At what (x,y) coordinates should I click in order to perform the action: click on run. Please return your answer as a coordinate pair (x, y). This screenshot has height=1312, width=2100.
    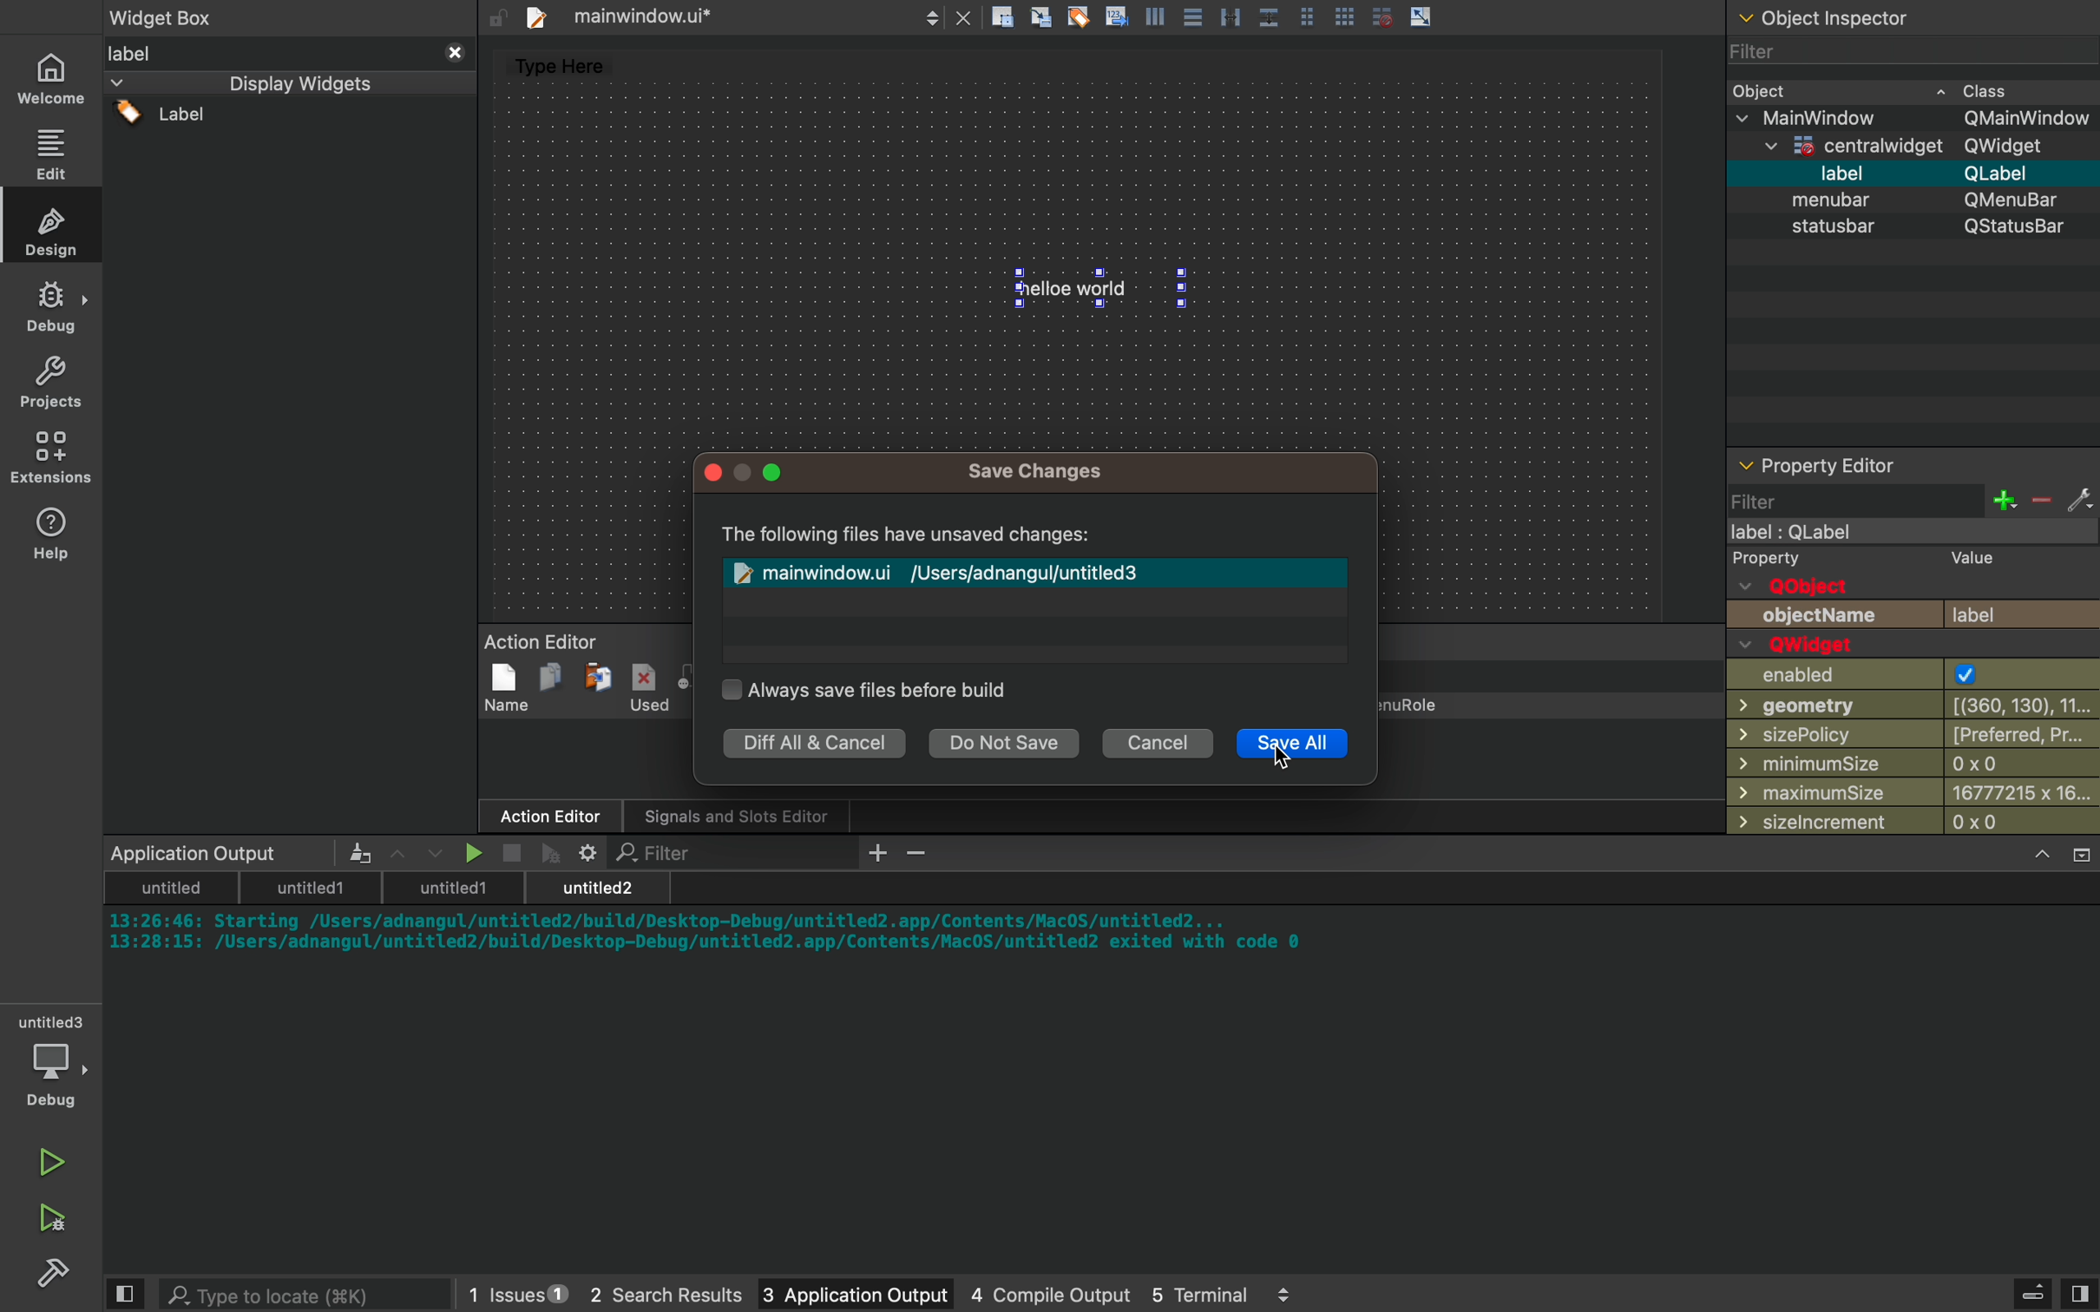
    Looking at the image, I should click on (65, 1167).